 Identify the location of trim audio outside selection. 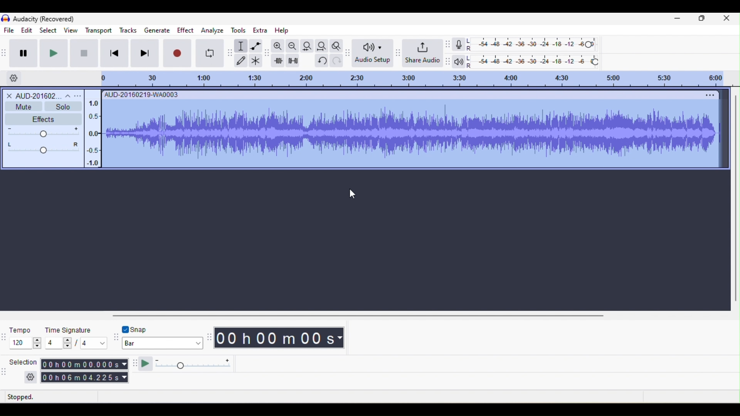
(278, 60).